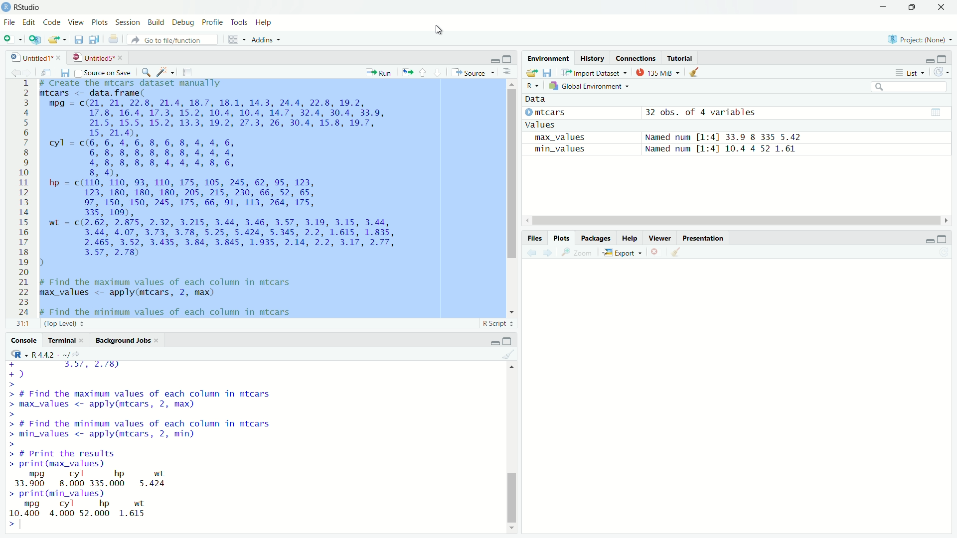  I want to click on ) RStudio, so click(24, 6).